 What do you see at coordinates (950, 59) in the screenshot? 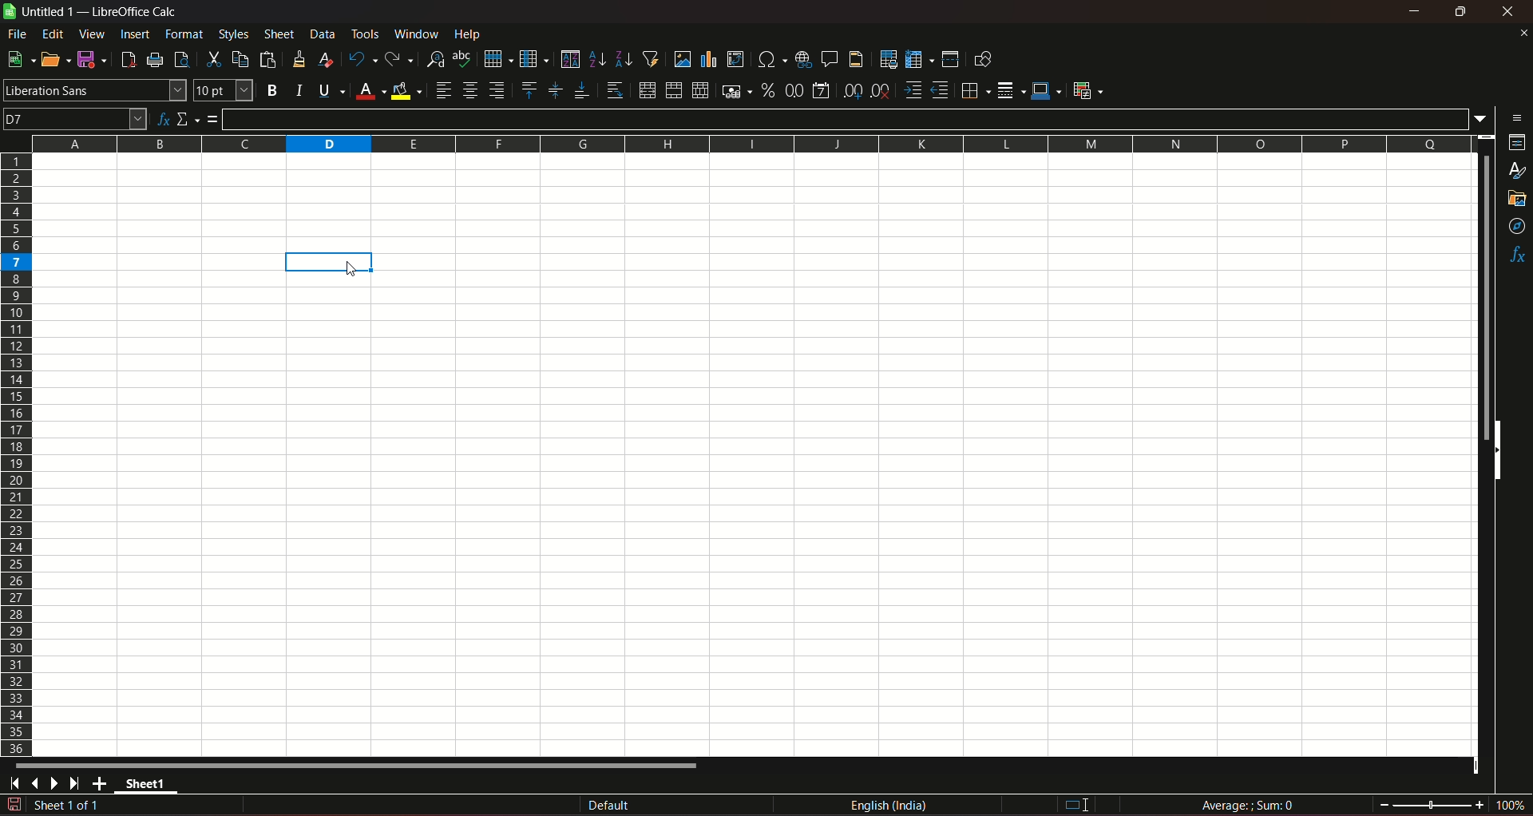
I see `split window` at bounding box center [950, 59].